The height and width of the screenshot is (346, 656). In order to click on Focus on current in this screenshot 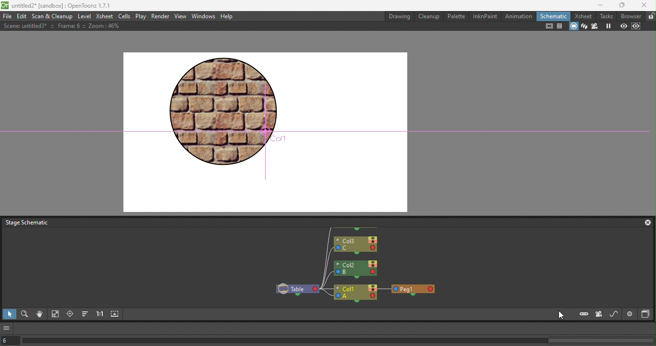, I will do `click(70, 315)`.